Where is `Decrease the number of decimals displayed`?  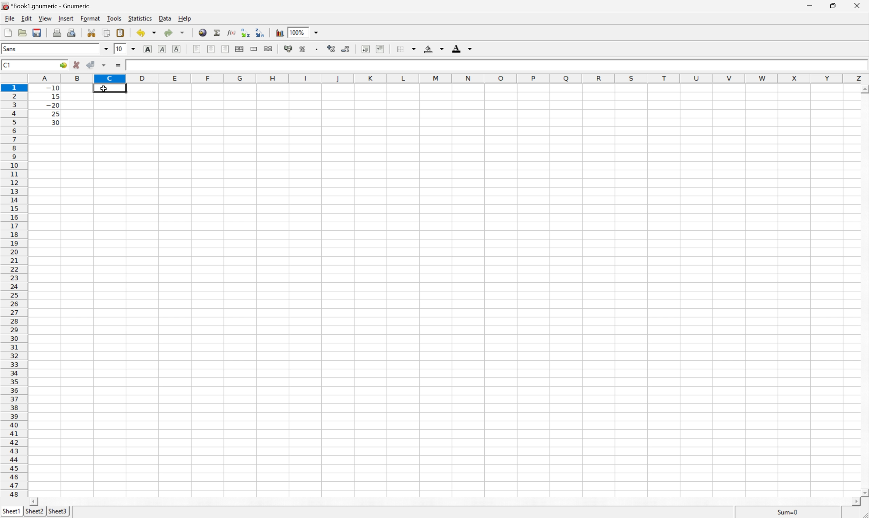
Decrease the number of decimals displayed is located at coordinates (346, 49).